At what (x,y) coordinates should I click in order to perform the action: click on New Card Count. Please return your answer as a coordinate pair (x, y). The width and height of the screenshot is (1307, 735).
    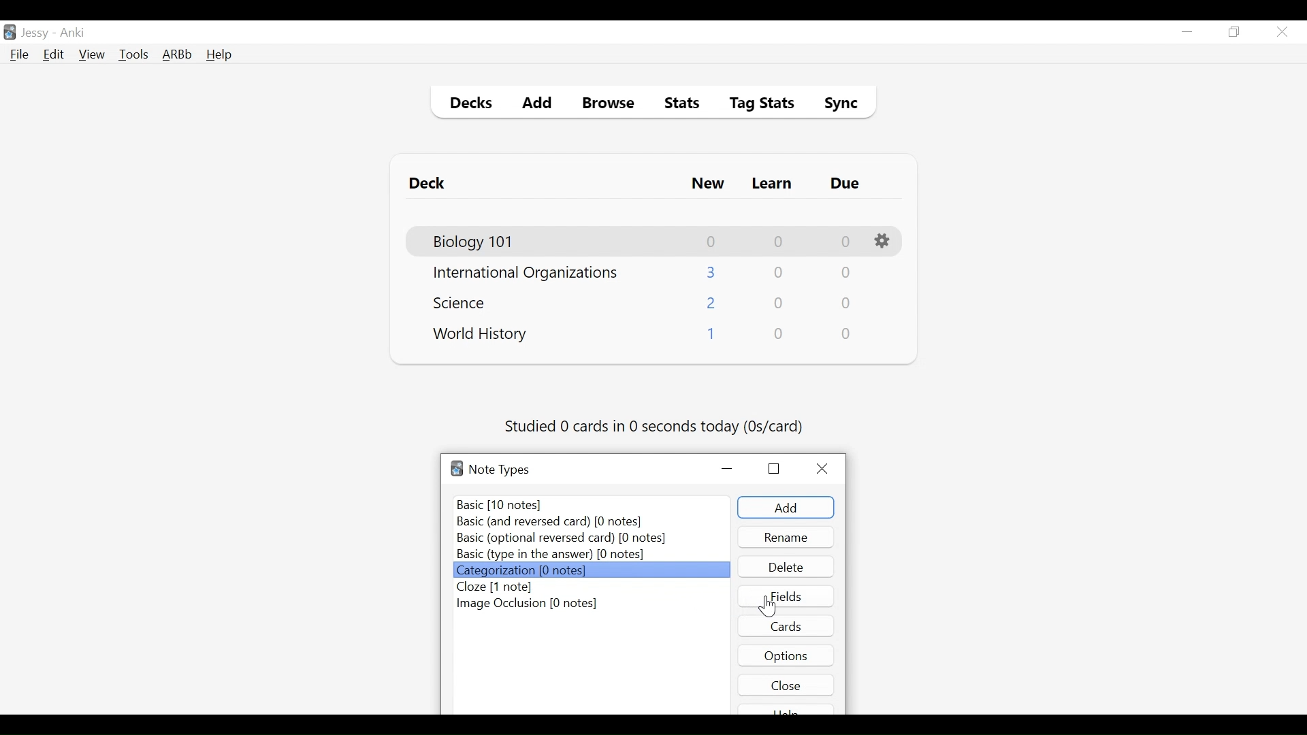
    Looking at the image, I should click on (712, 242).